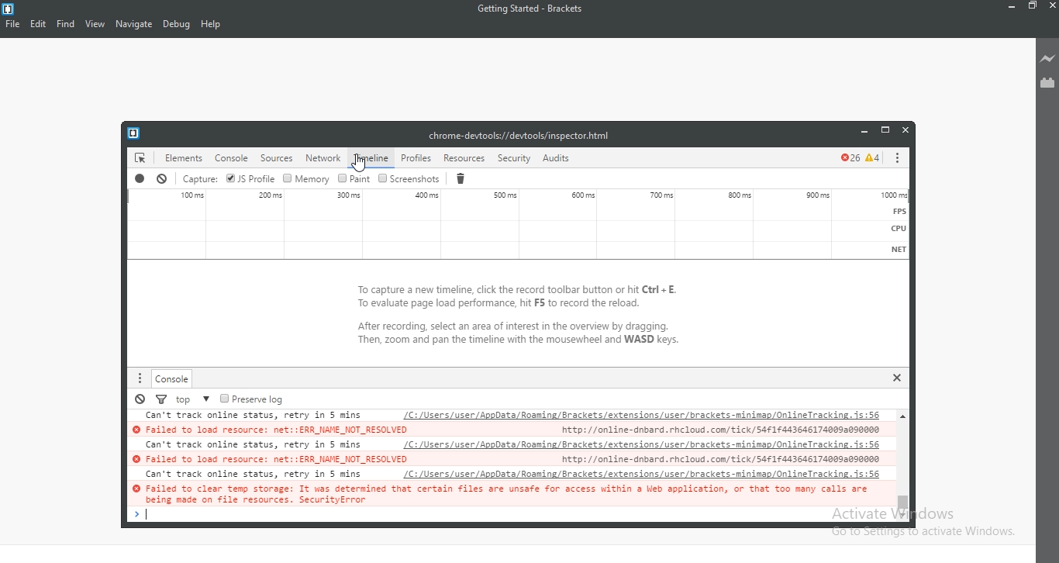  What do you see at coordinates (306, 178) in the screenshot?
I see `Memory` at bounding box center [306, 178].